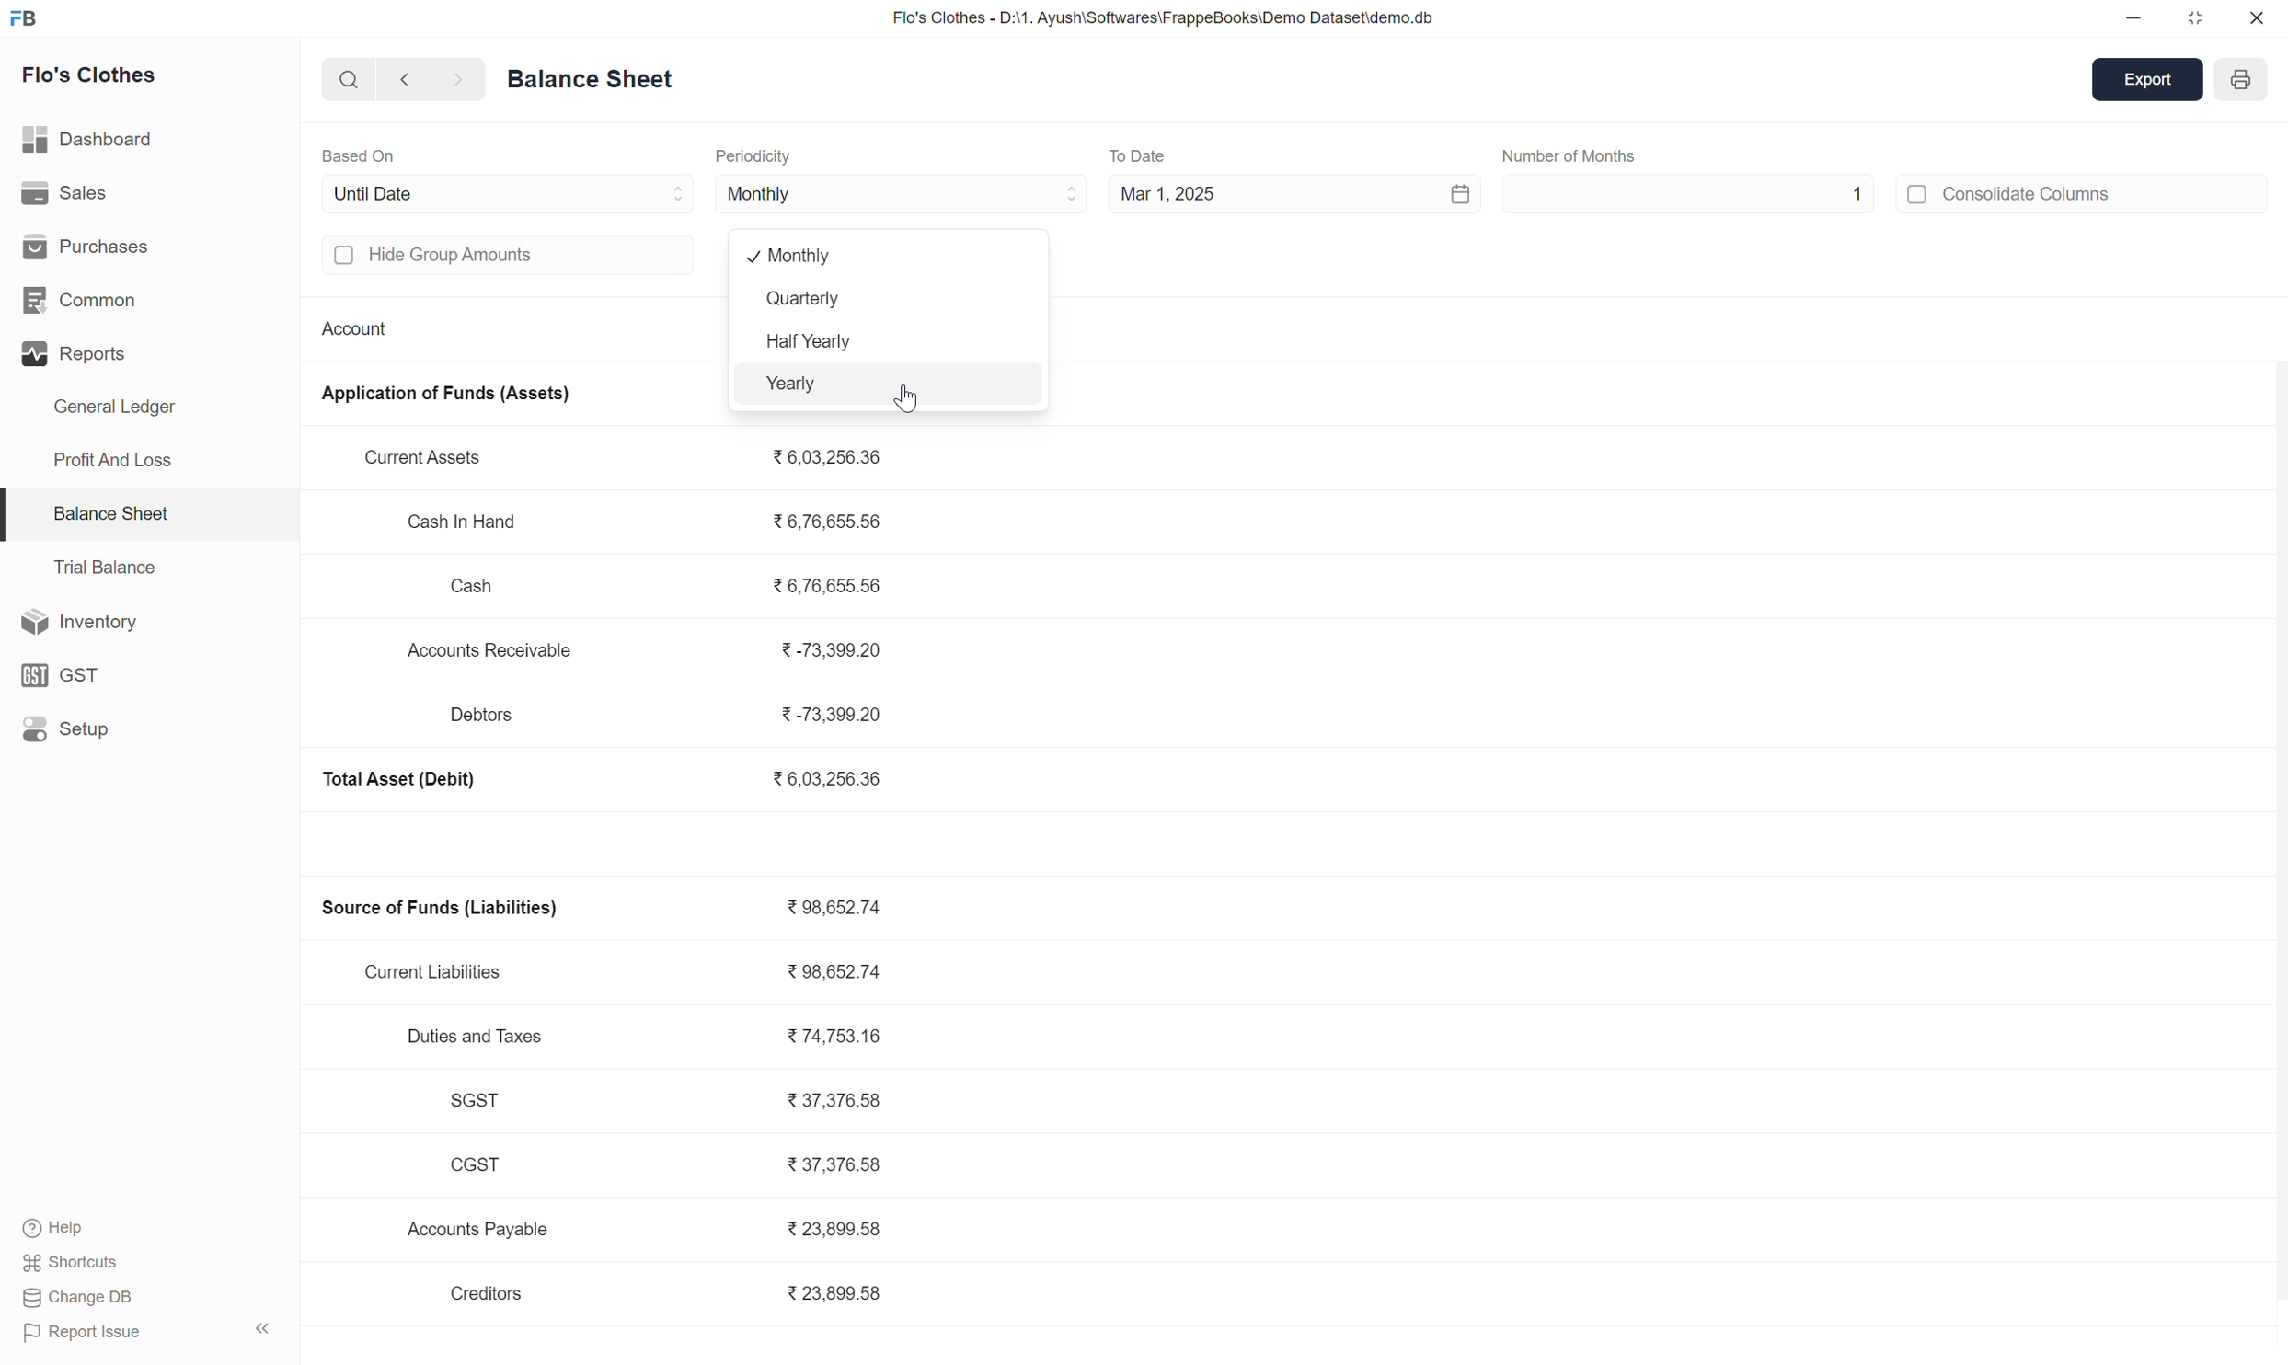 This screenshot has width=2288, height=1365. Describe the element at coordinates (852, 1036) in the screenshot. I see `74,753.16` at that location.